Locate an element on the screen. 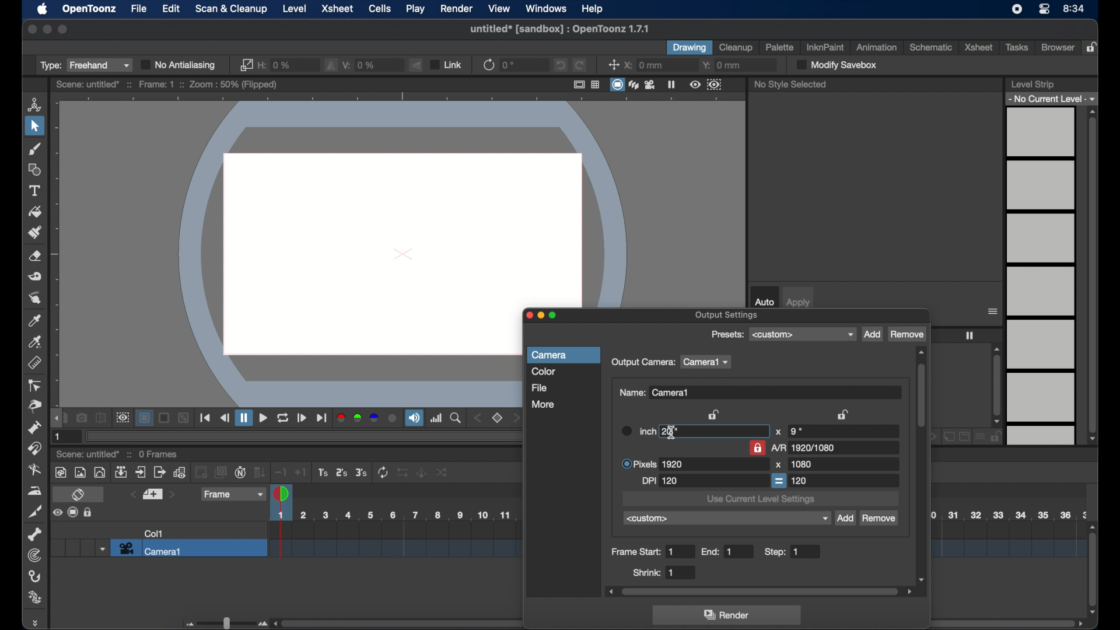 The height and width of the screenshot is (630, 1120). dropdown is located at coordinates (101, 548).